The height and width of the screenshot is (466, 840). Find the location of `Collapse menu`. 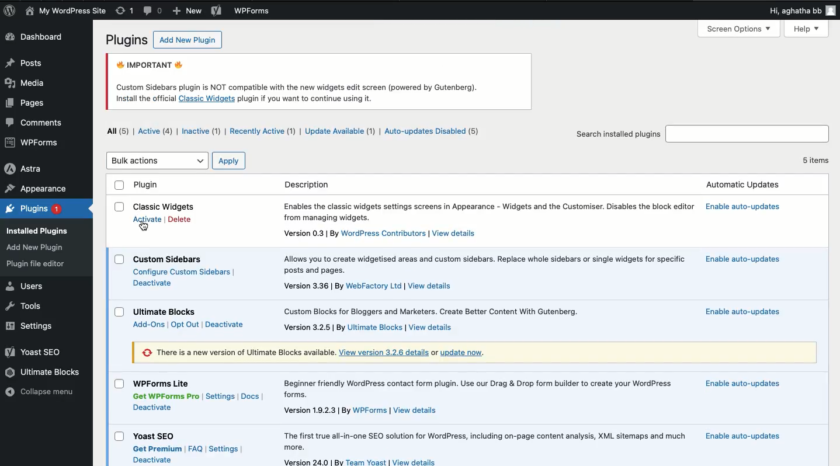

Collapse menu is located at coordinates (43, 391).